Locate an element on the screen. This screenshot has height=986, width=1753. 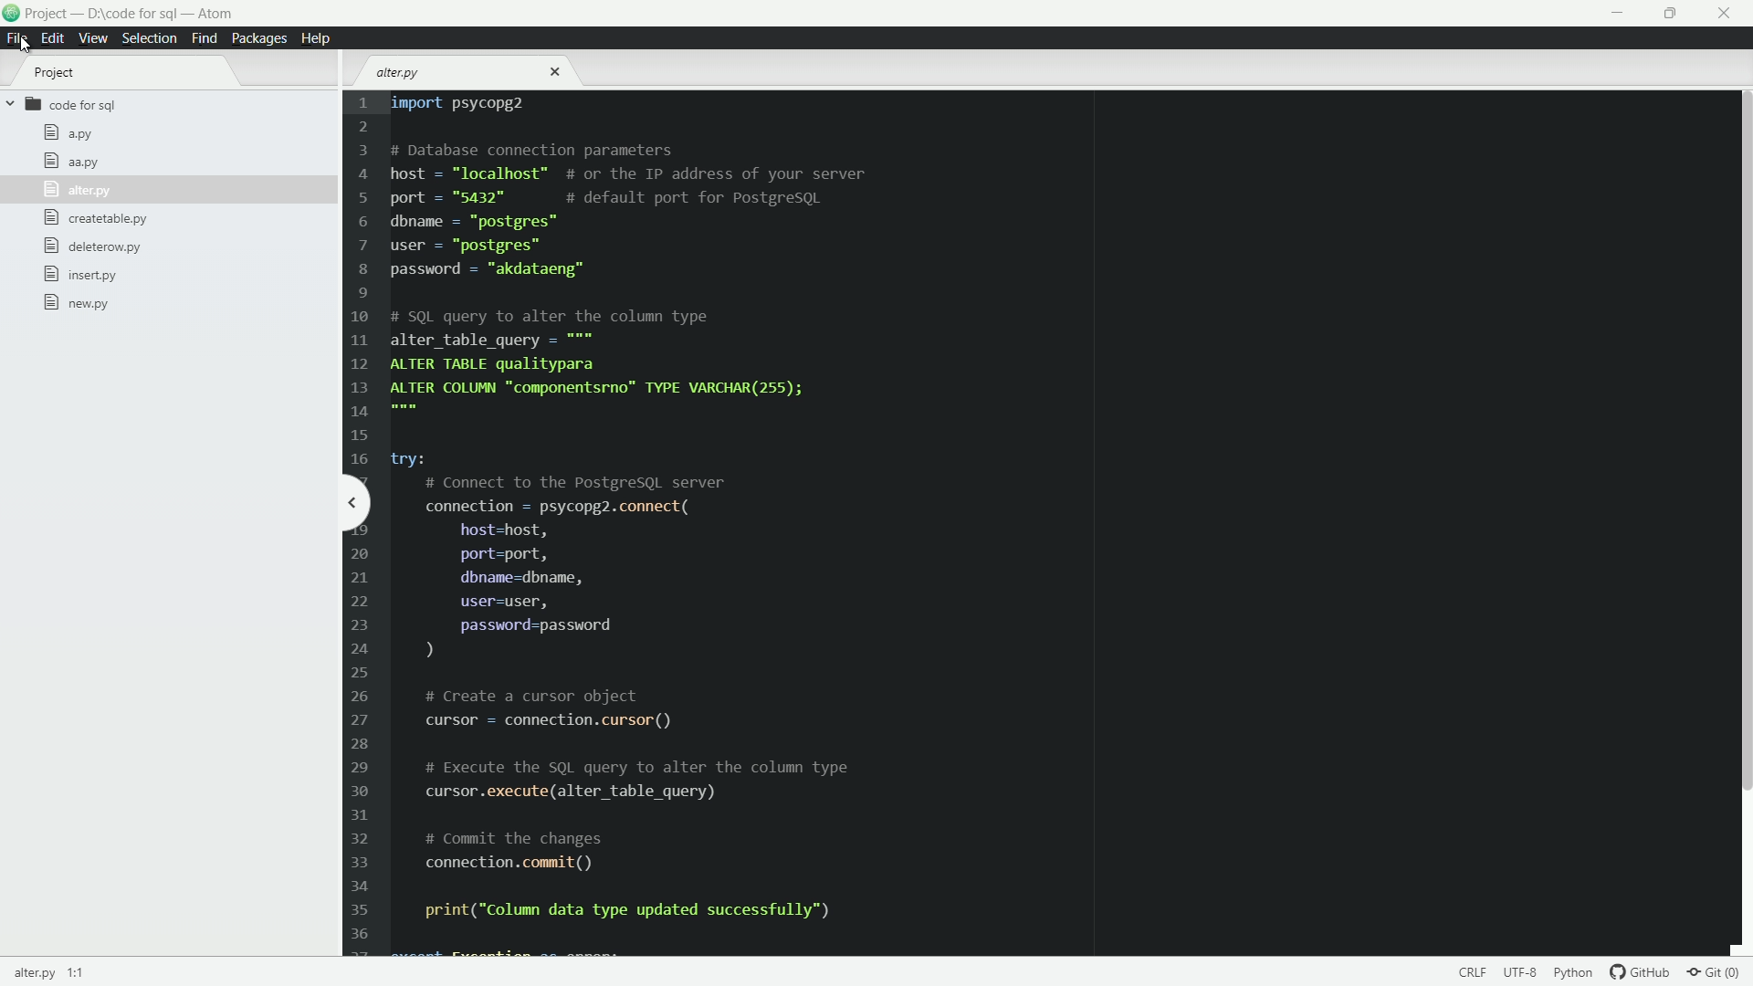
deleterow.py file is located at coordinates (92, 246).